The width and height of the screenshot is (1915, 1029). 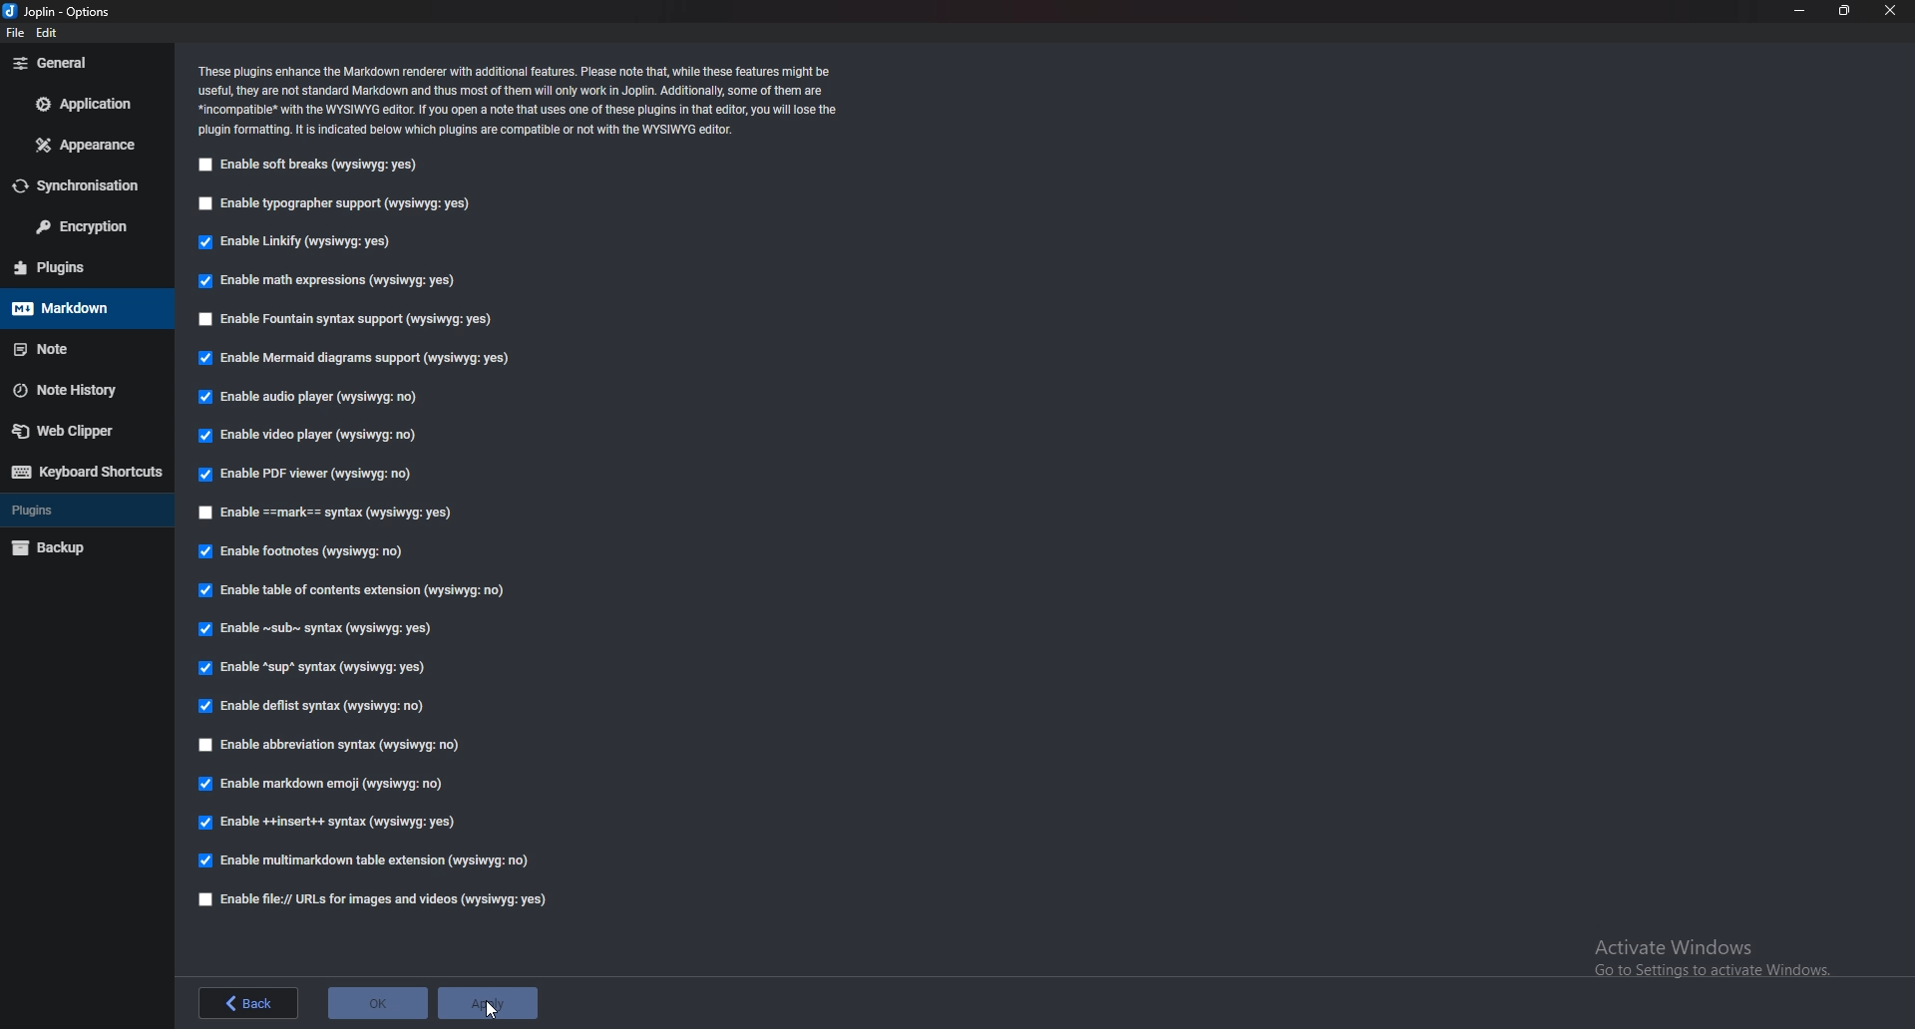 What do you see at coordinates (1705, 952) in the screenshot?
I see `Activate Windows
Go to Settings to activate Windows.` at bounding box center [1705, 952].